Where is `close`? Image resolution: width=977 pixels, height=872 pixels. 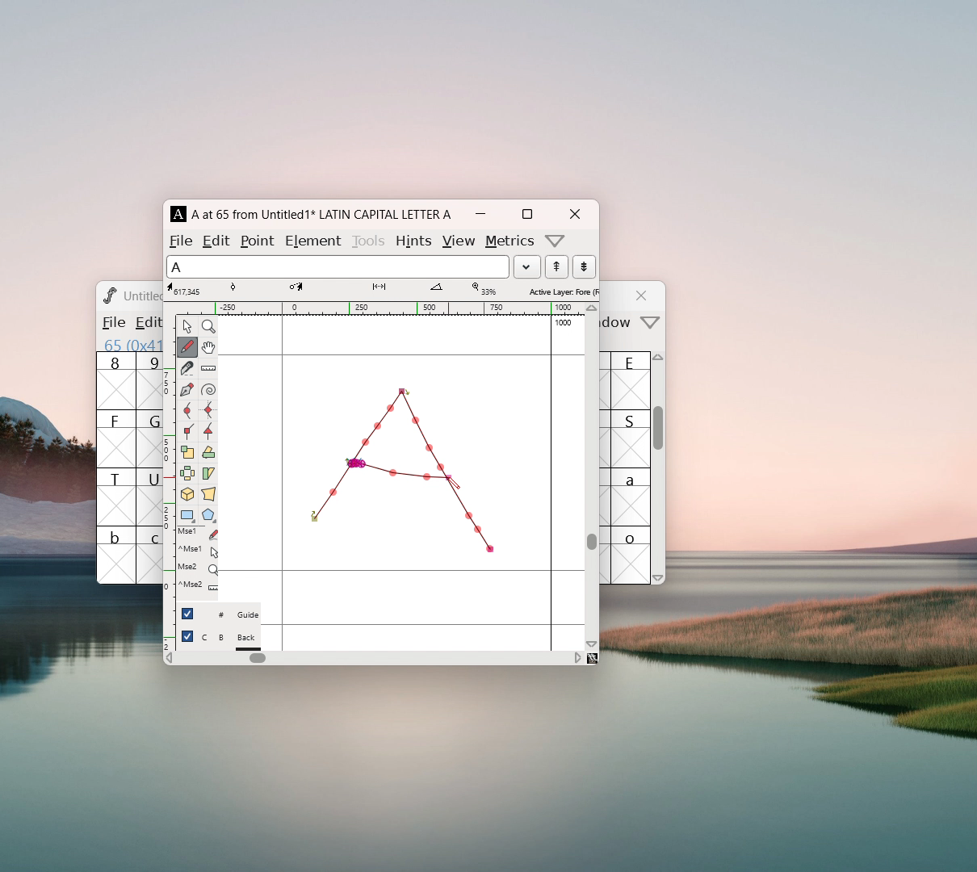 close is located at coordinates (644, 296).